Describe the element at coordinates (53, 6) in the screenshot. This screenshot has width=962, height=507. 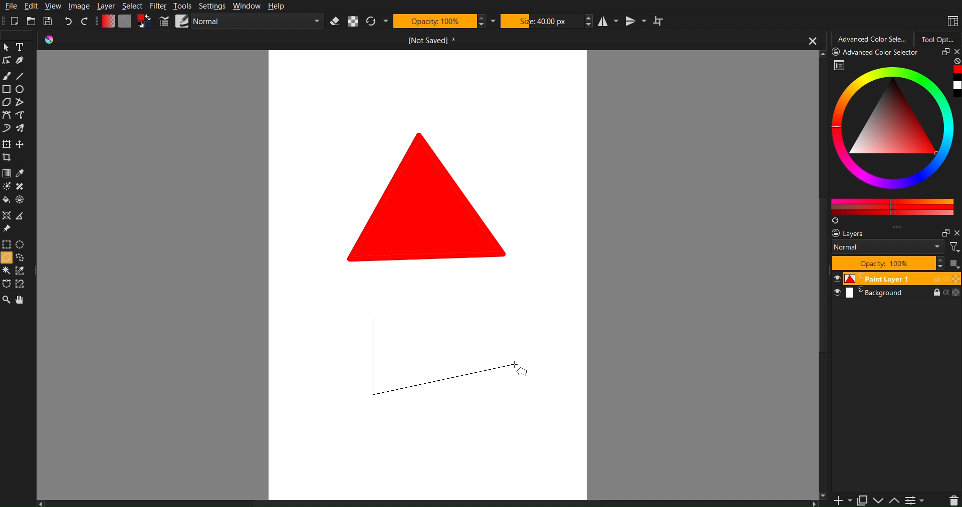
I see `View` at that location.